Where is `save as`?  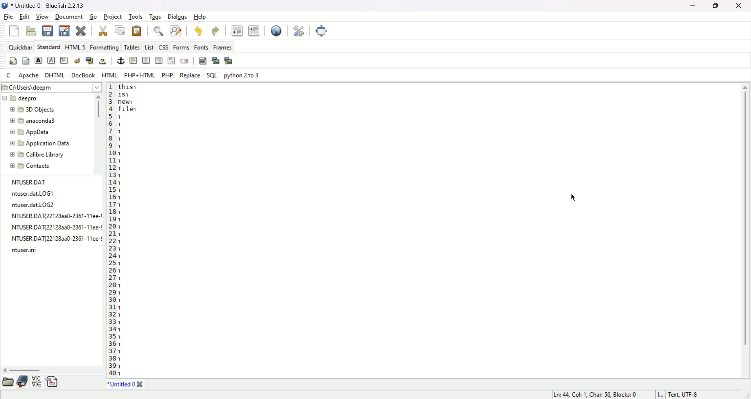
save as is located at coordinates (64, 31).